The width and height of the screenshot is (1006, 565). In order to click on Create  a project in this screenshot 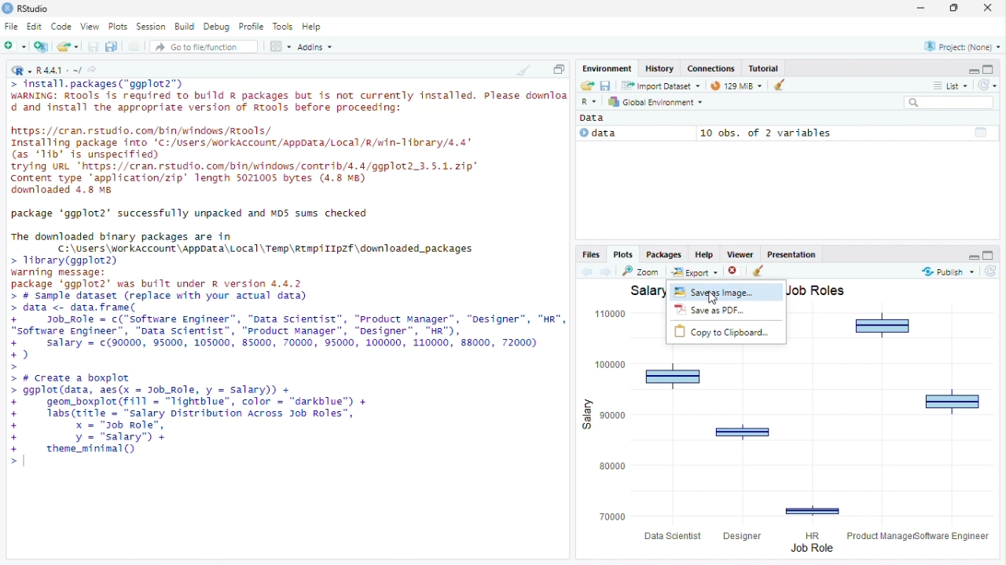, I will do `click(42, 46)`.